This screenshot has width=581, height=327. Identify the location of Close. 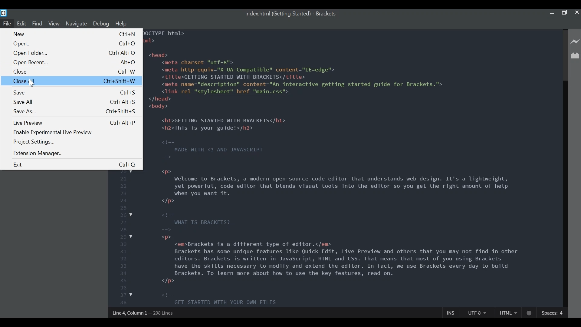
(576, 12).